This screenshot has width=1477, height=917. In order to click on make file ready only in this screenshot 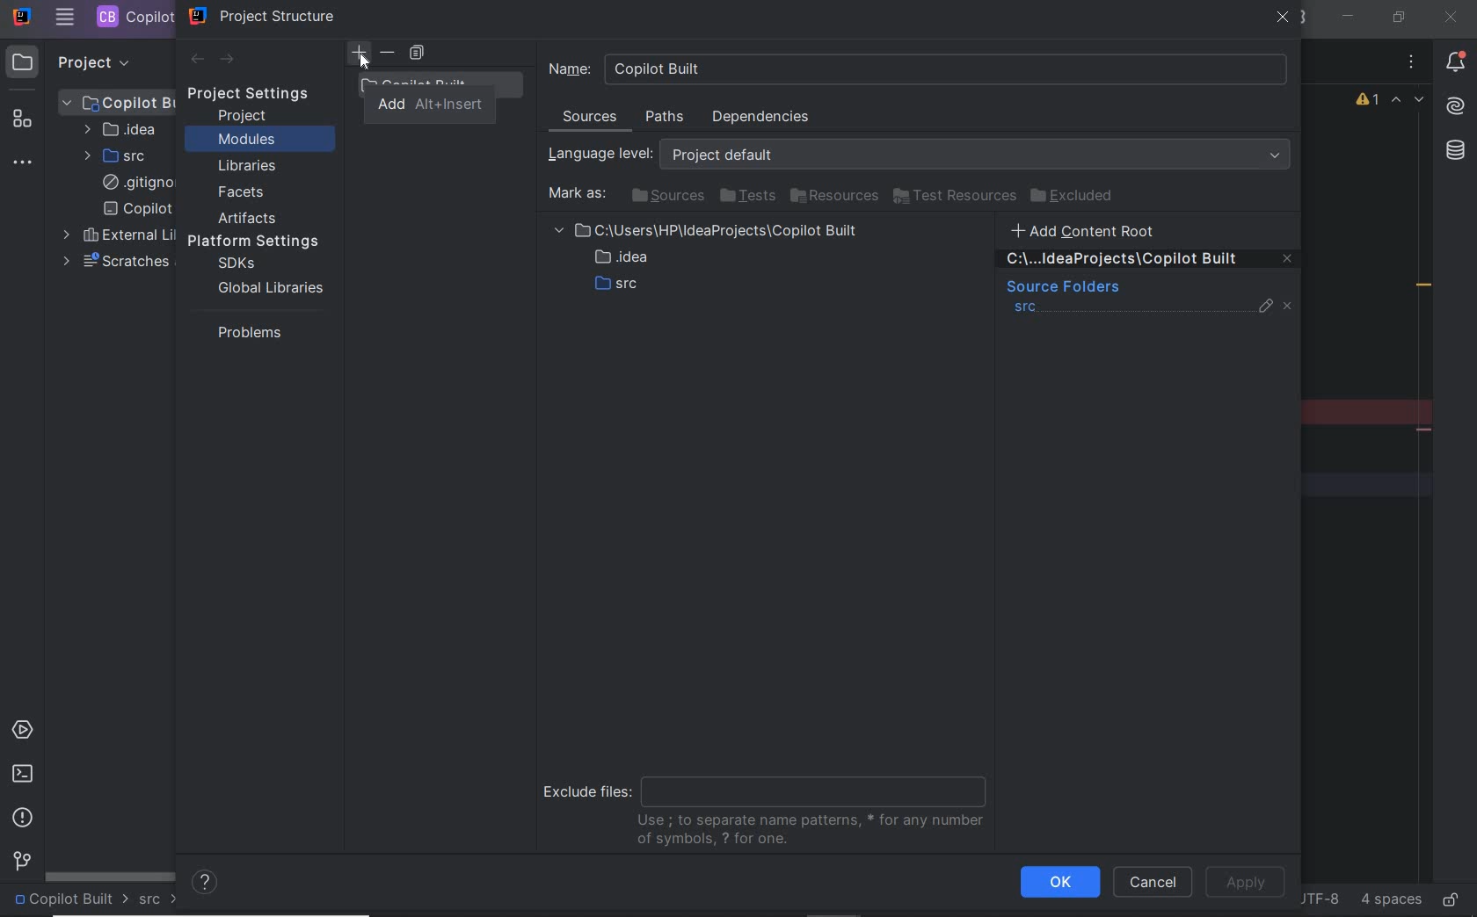, I will do `click(1450, 899)`.